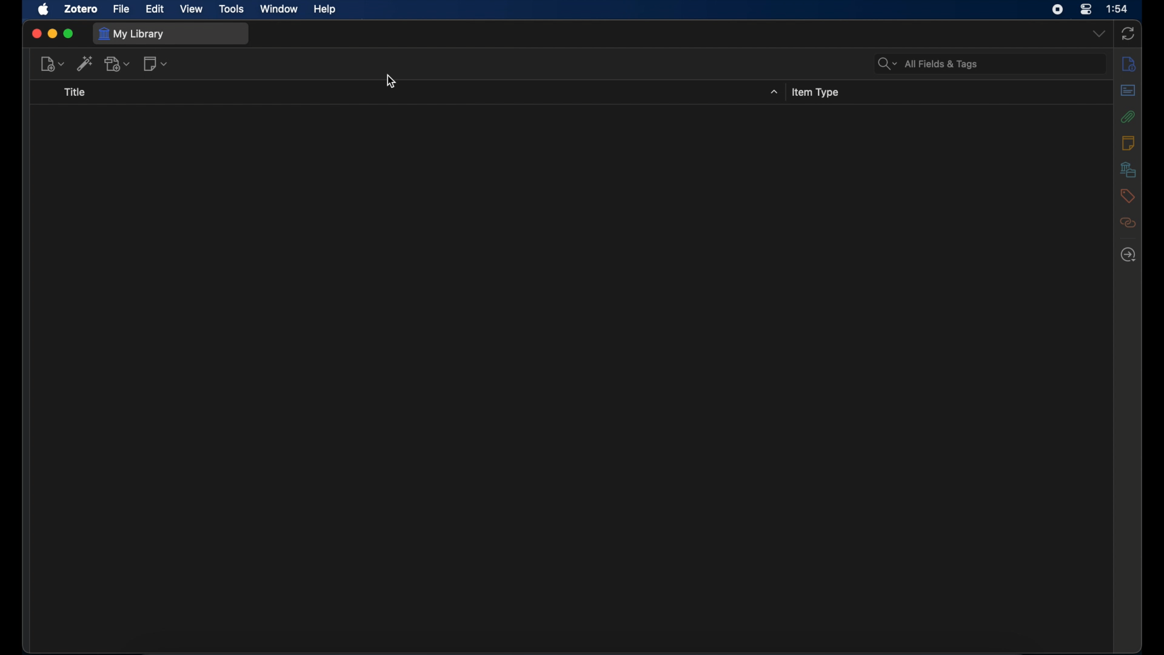  Describe the element at coordinates (1129, 91) in the screenshot. I see `abstract` at that location.